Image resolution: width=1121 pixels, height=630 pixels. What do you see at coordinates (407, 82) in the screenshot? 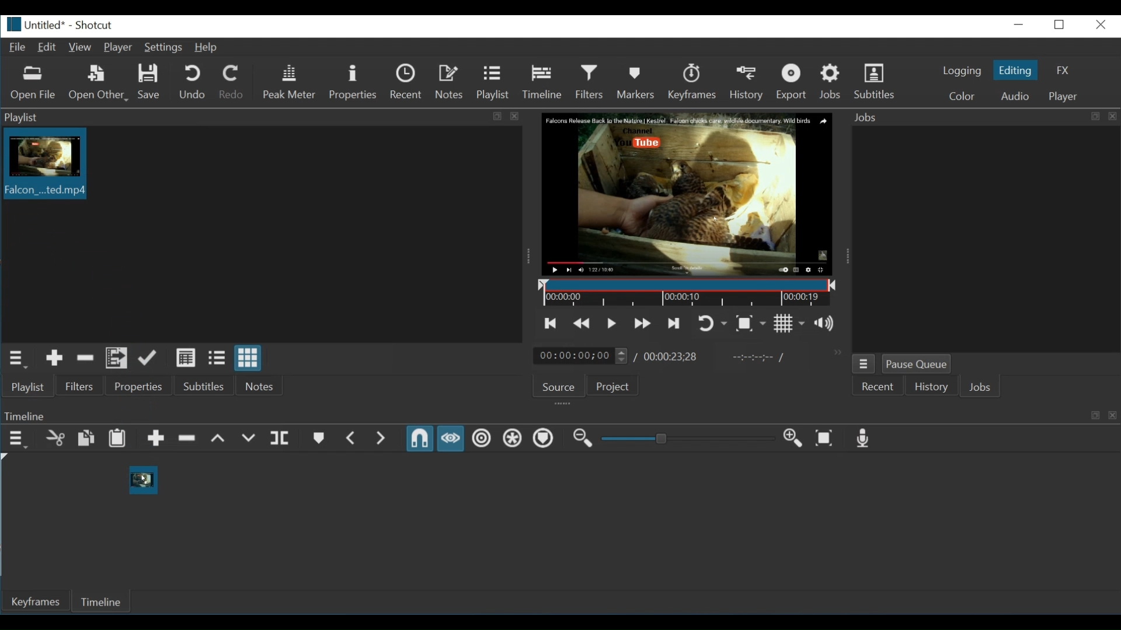
I see `Recent` at bounding box center [407, 82].